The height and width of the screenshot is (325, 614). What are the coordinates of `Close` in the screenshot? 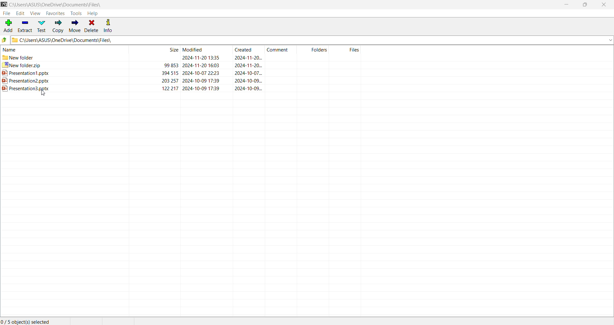 It's located at (603, 5).